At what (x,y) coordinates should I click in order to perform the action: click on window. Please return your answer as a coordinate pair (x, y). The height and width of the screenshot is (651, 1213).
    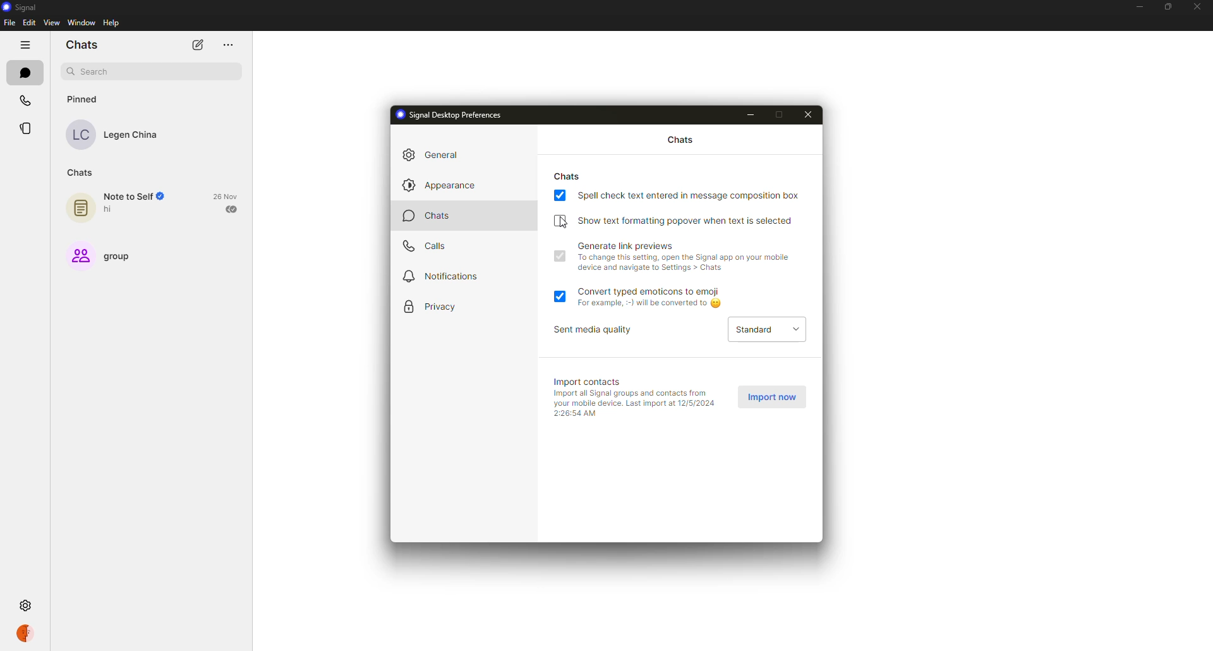
    Looking at the image, I should click on (81, 23).